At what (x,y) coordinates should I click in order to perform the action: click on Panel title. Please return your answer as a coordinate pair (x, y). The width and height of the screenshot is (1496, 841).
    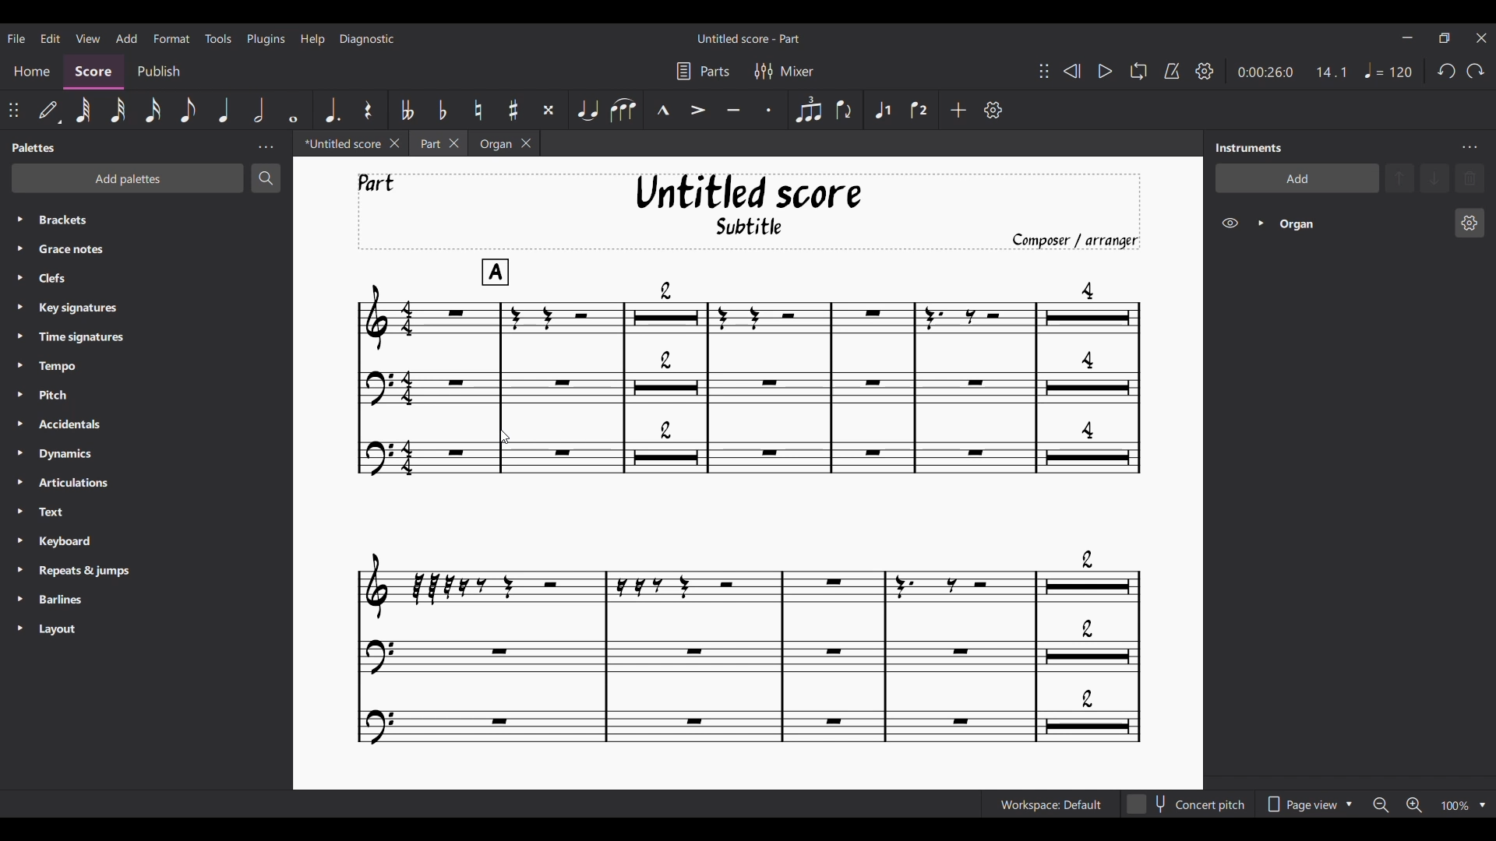
    Looking at the image, I should click on (1249, 148).